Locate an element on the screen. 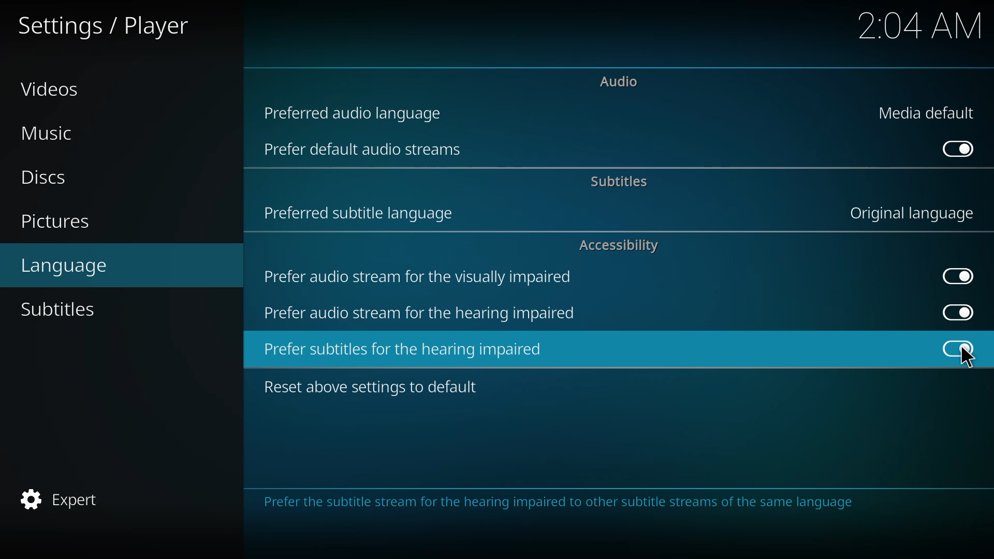  info is located at coordinates (563, 504).